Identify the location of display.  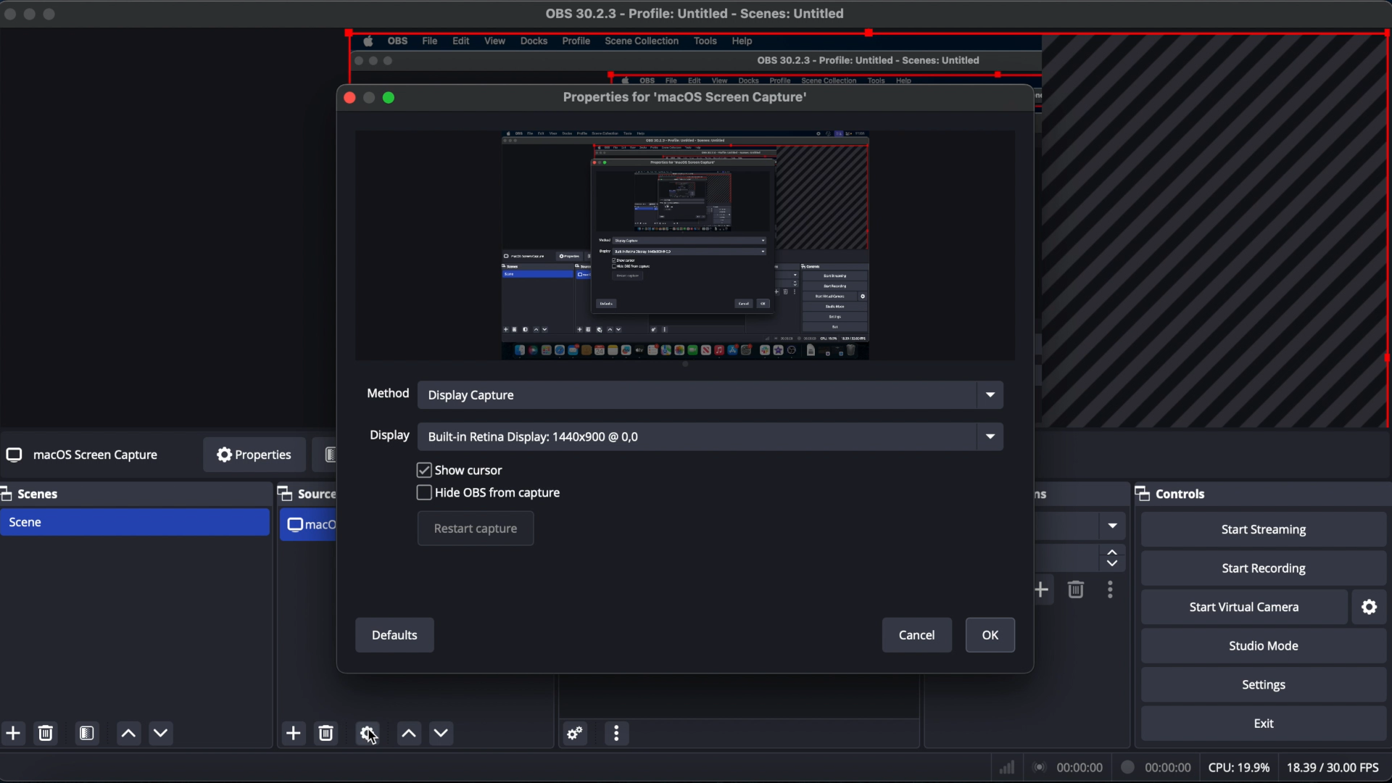
(391, 436).